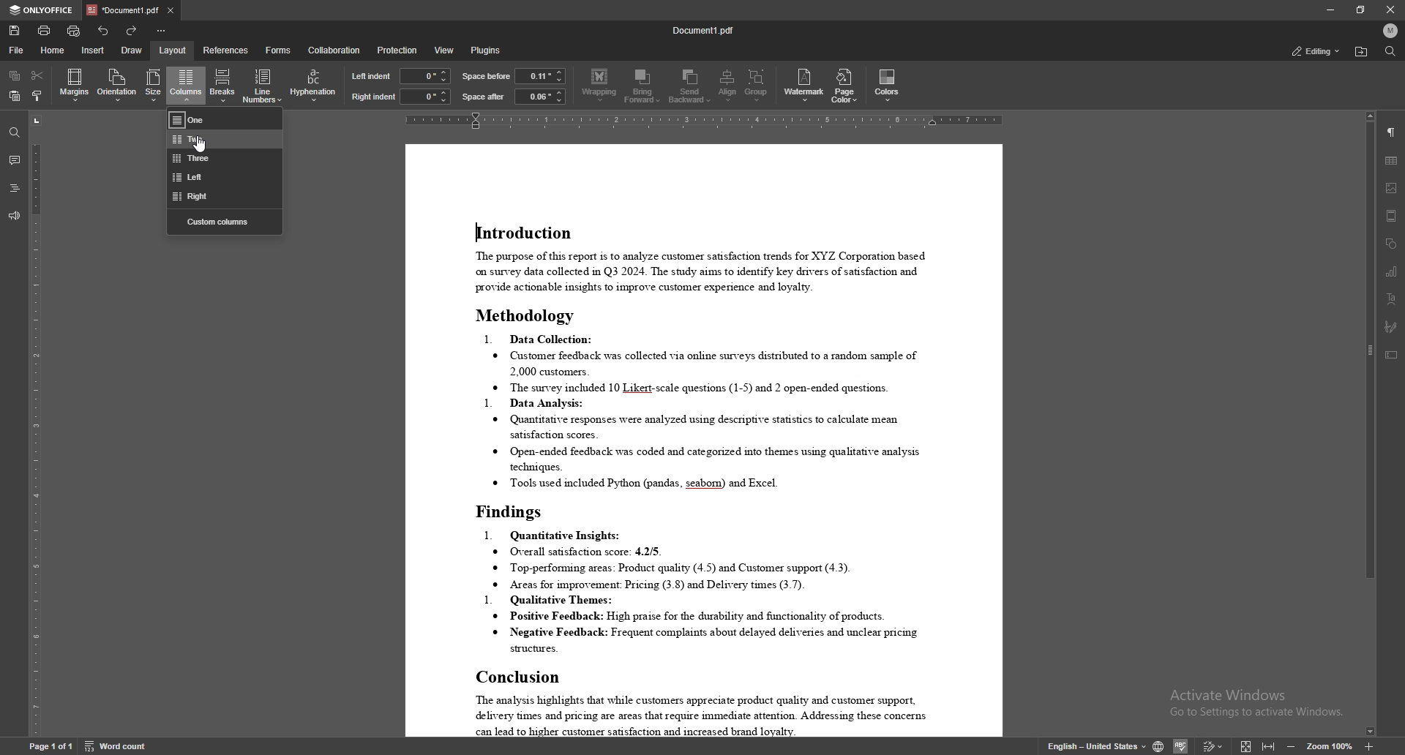  I want to click on file, so click(18, 50).